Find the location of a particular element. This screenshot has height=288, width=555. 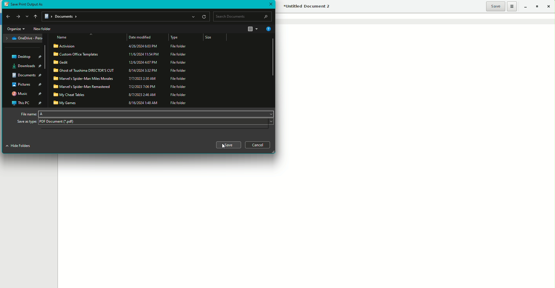

Help is located at coordinates (268, 29).